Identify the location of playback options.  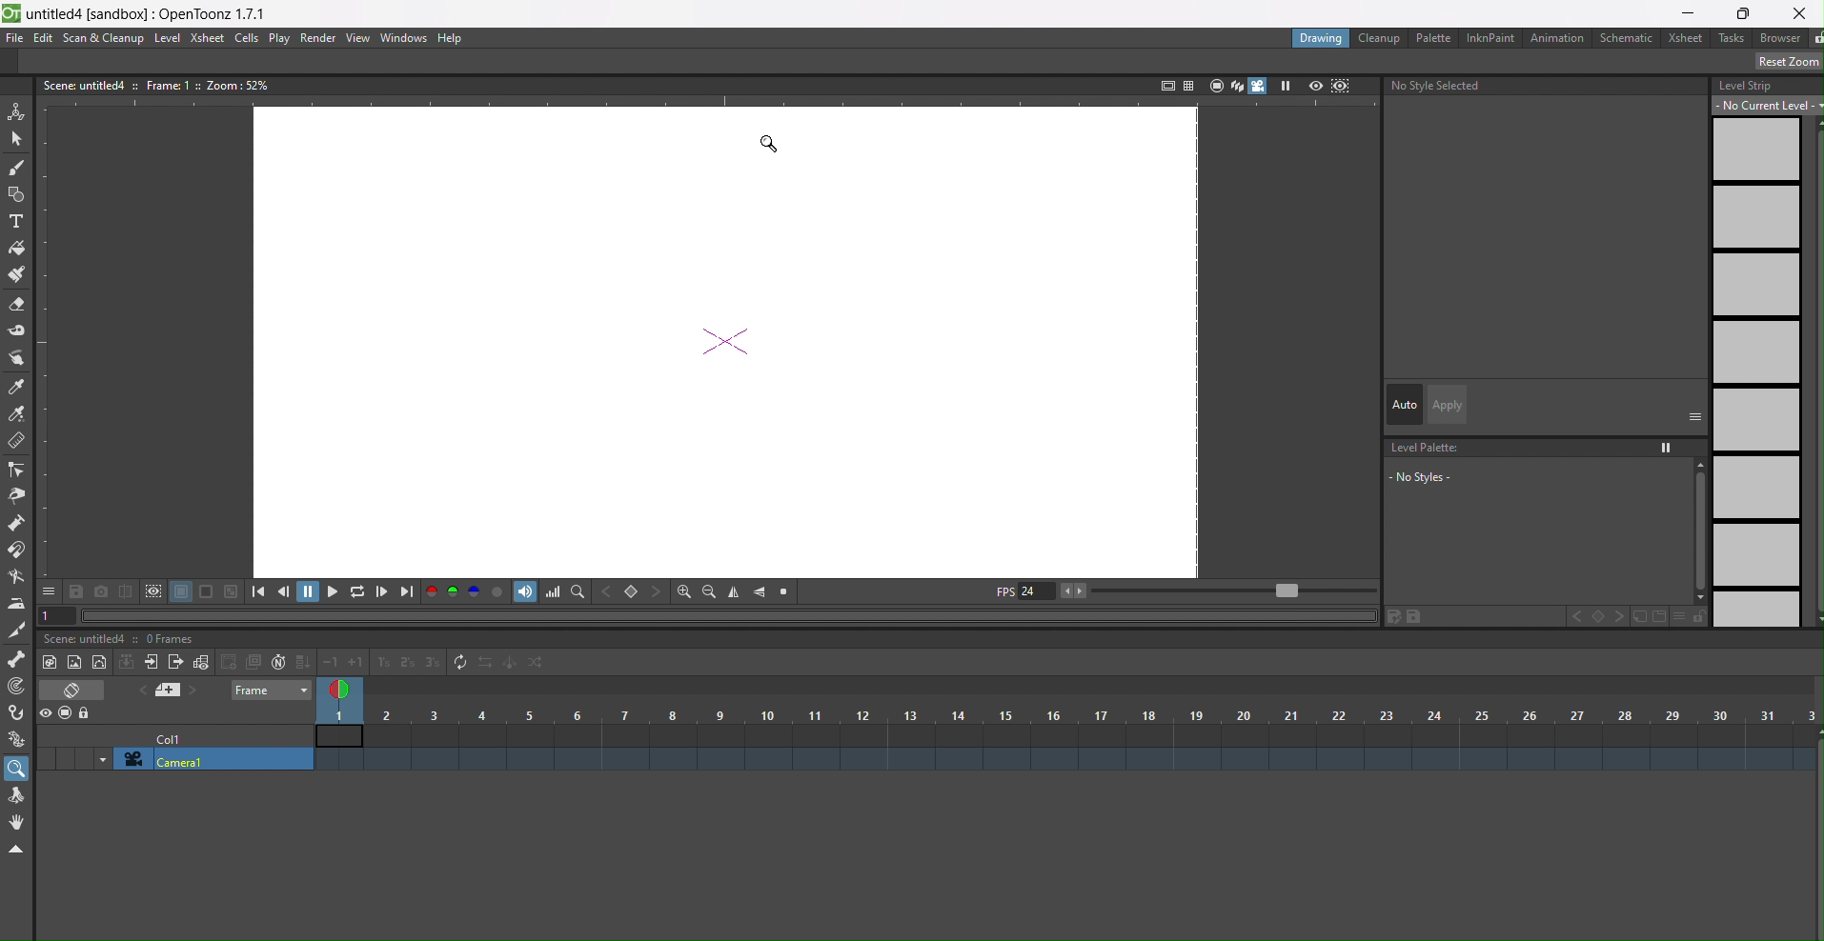
(334, 591).